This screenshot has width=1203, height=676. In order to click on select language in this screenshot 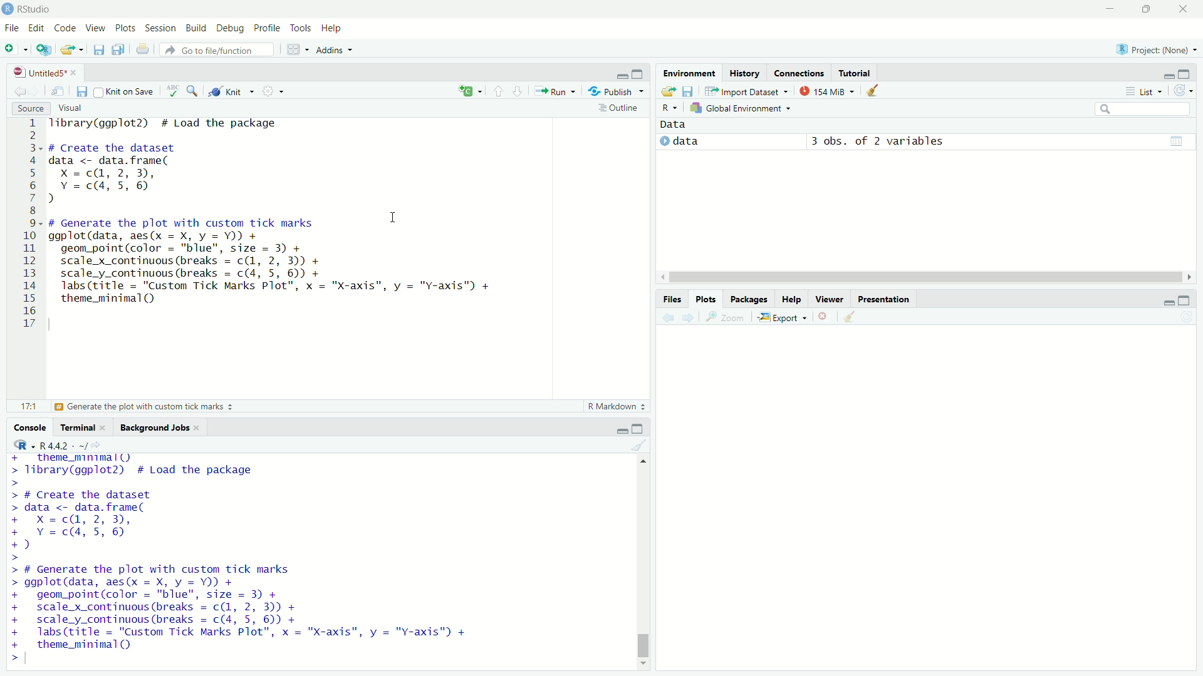, I will do `click(665, 108)`.